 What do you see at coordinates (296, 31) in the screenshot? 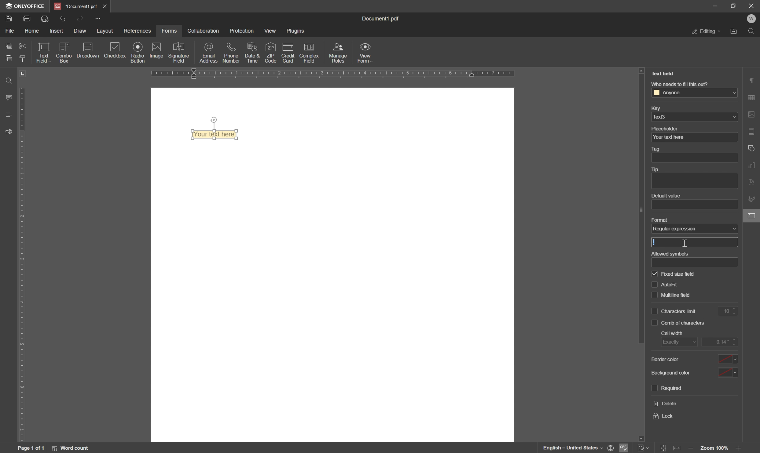
I see `plugins` at bounding box center [296, 31].